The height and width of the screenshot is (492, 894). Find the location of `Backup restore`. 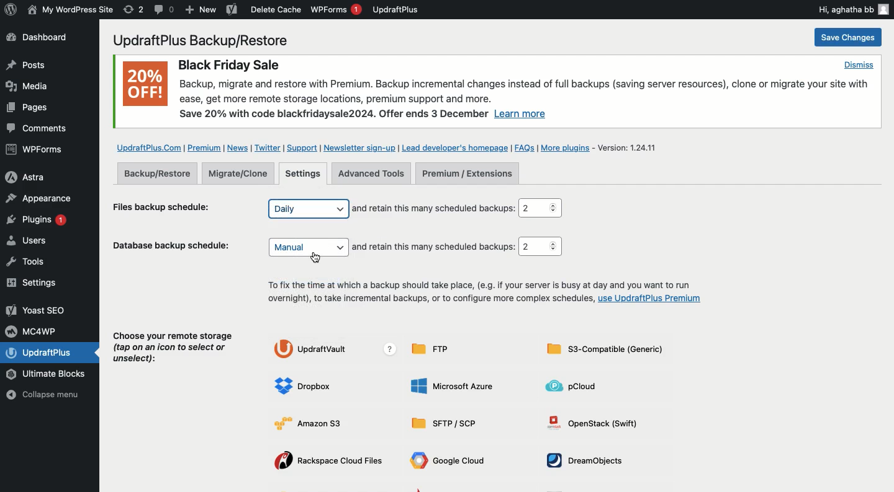

Backup restore is located at coordinates (157, 173).